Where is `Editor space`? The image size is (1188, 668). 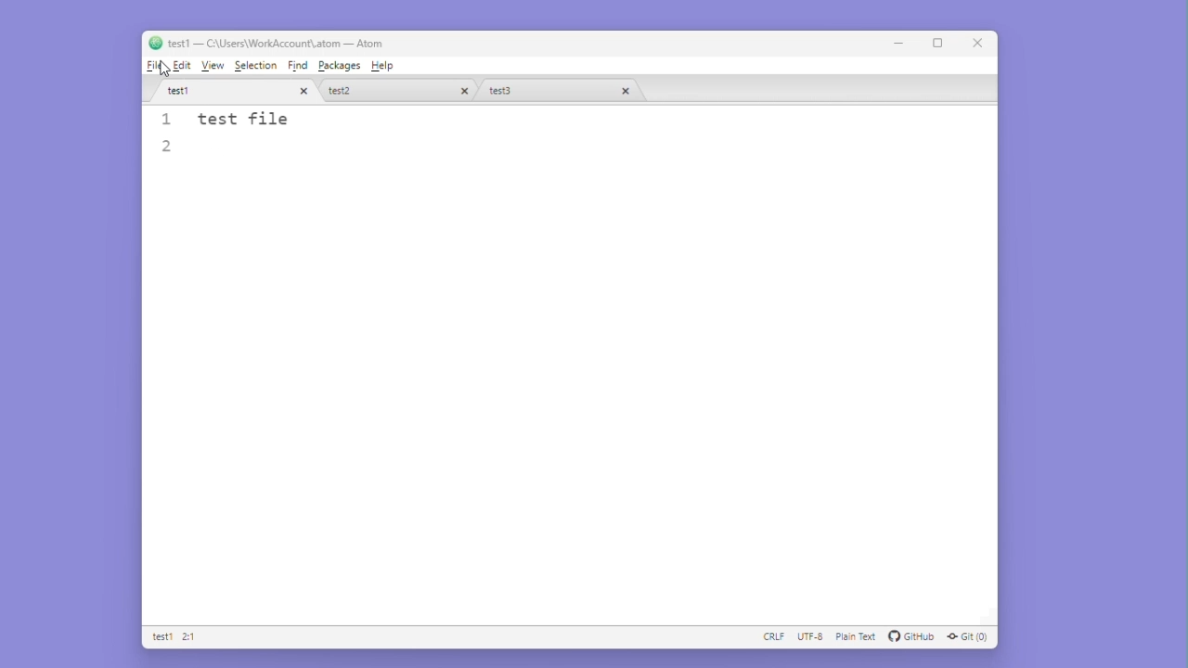
Editor space is located at coordinates (576, 398).